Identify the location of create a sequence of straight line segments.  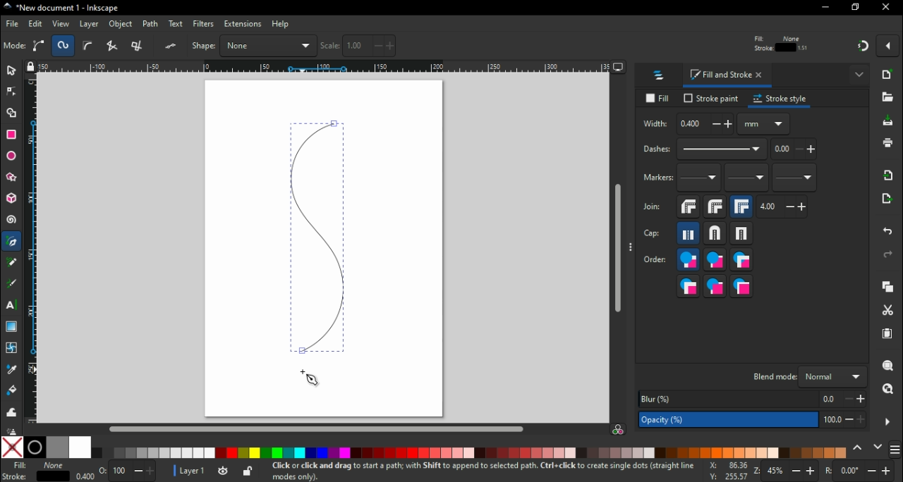
(114, 46).